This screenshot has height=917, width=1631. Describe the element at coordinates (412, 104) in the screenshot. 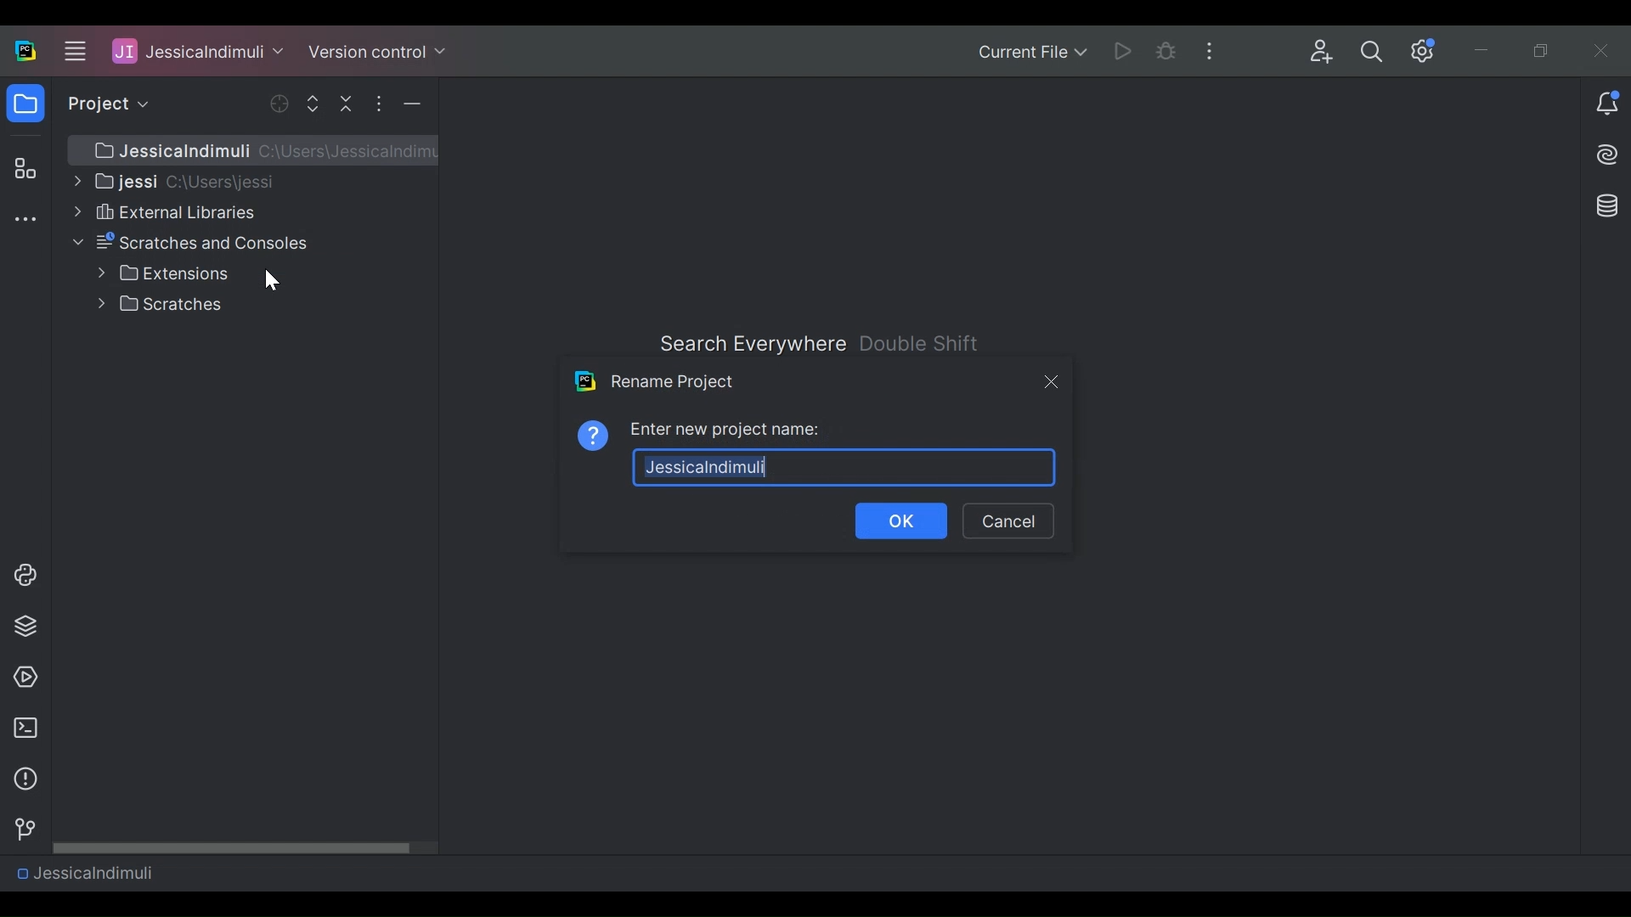

I see `Hide` at that location.